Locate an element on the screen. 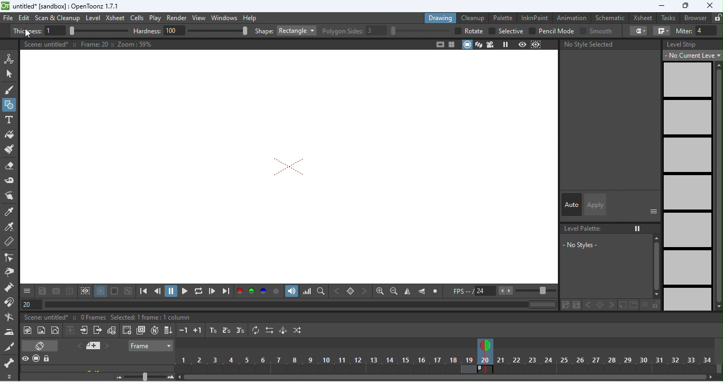 This screenshot has width=723, height=382. decrease step is located at coordinates (183, 330).